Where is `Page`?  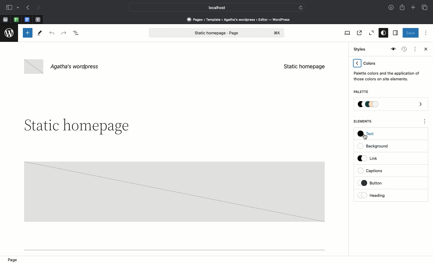 Page is located at coordinates (14, 259).